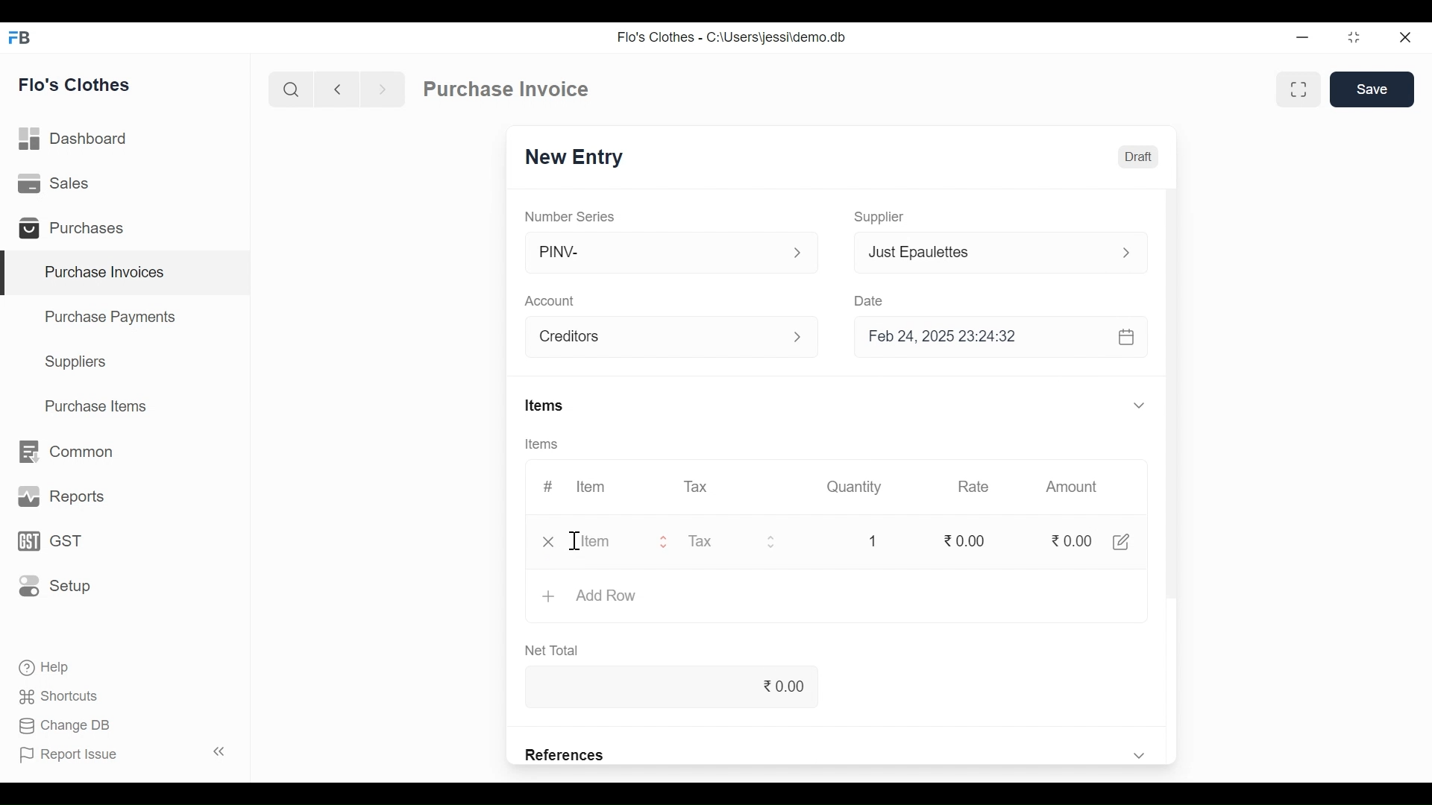 The height and width of the screenshot is (805, 1432). Describe the element at coordinates (700, 487) in the screenshot. I see `Tax` at that location.